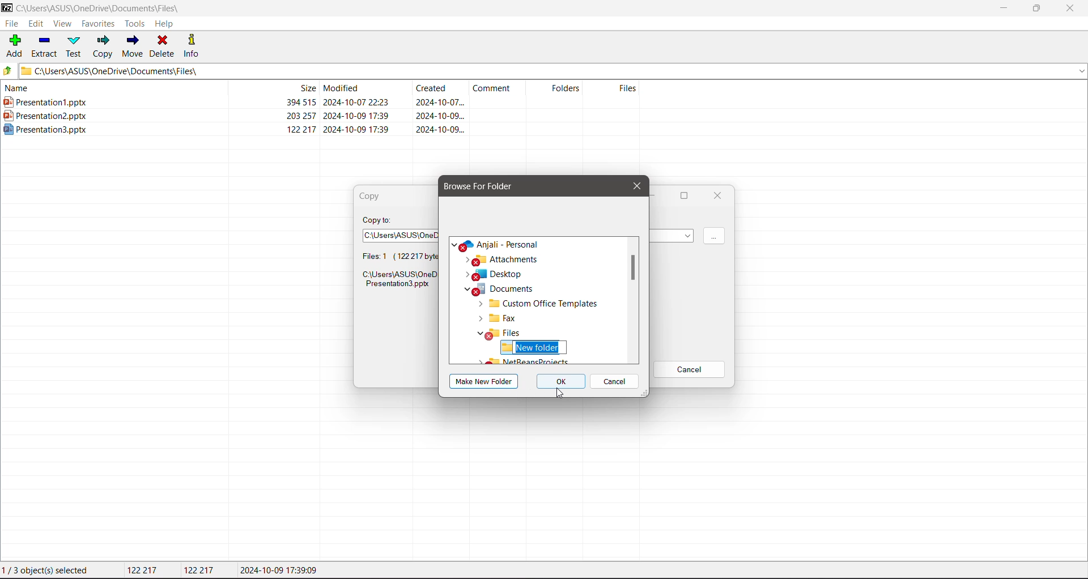 The image size is (1088, 579). What do you see at coordinates (634, 270) in the screenshot?
I see `Vertical Scroll Bar` at bounding box center [634, 270].